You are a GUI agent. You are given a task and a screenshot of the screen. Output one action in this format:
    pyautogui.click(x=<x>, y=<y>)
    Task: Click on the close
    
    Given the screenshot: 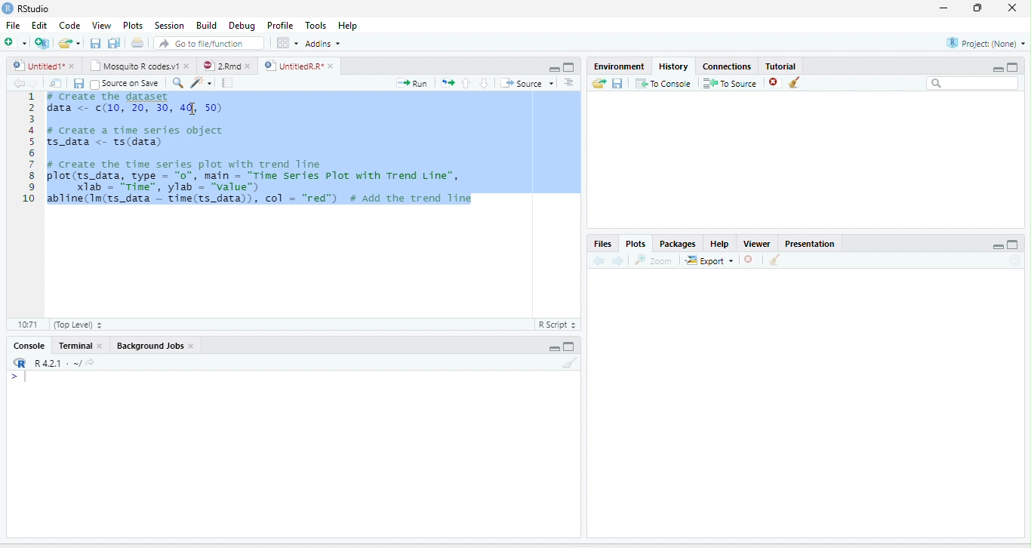 What is the action you would take?
    pyautogui.click(x=72, y=66)
    